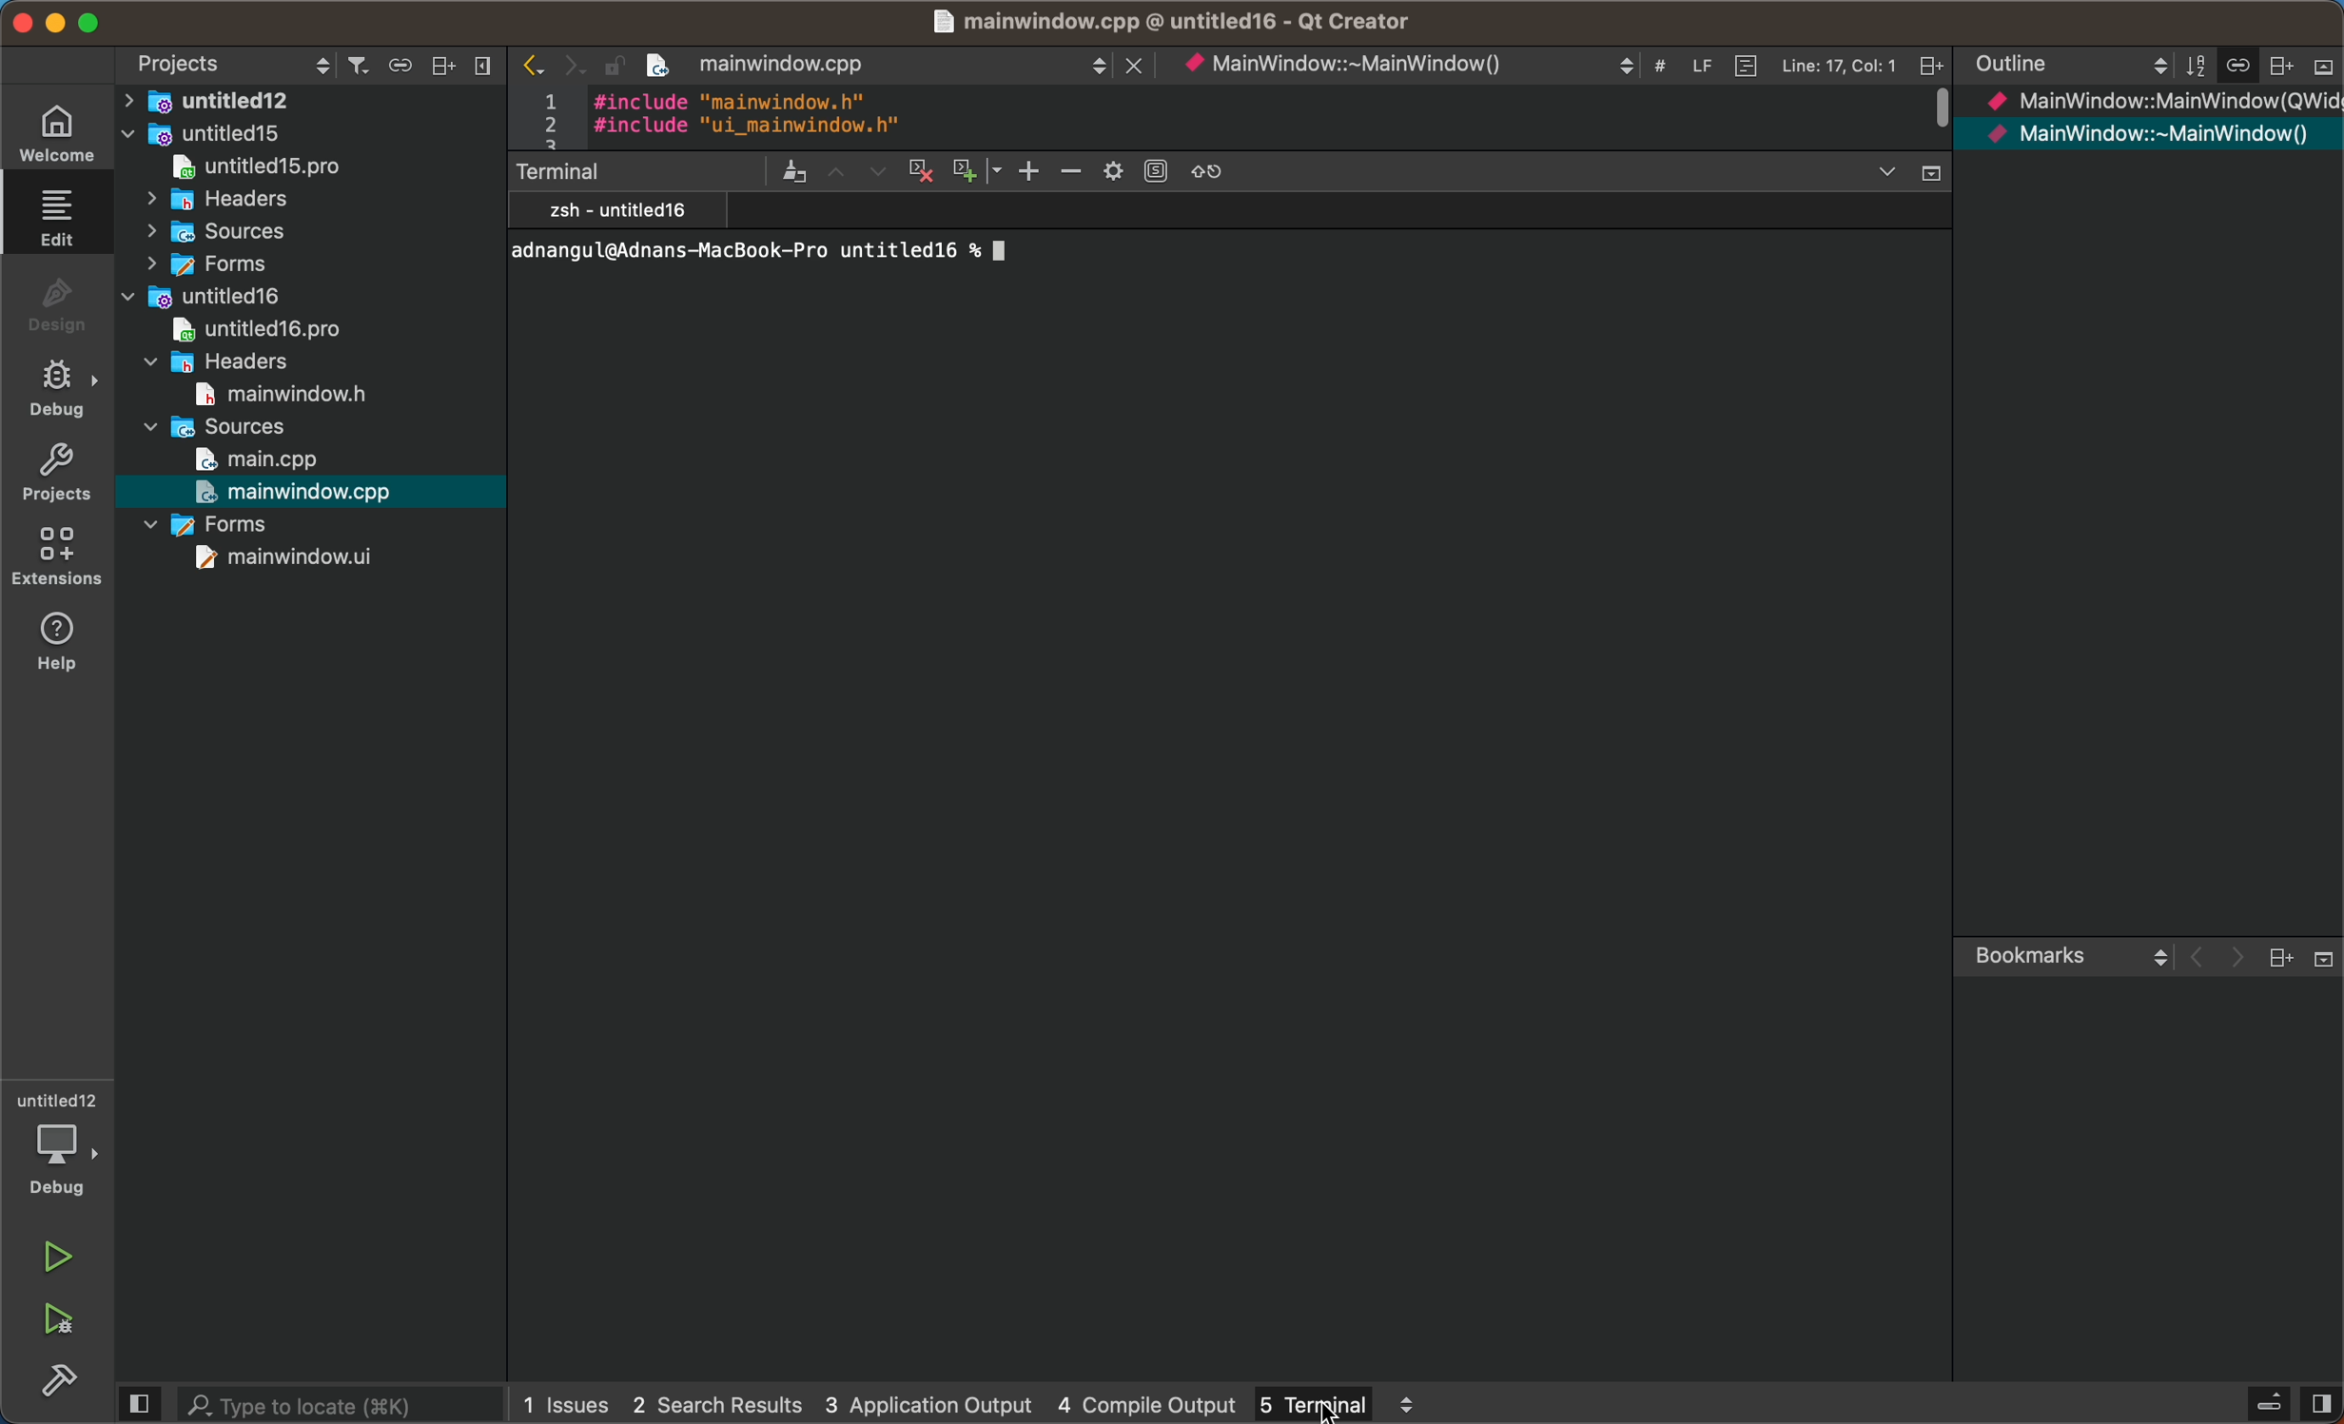 This screenshot has height=1424, width=2344. Describe the element at coordinates (2144, 959) in the screenshot. I see `bookmarks` at that location.